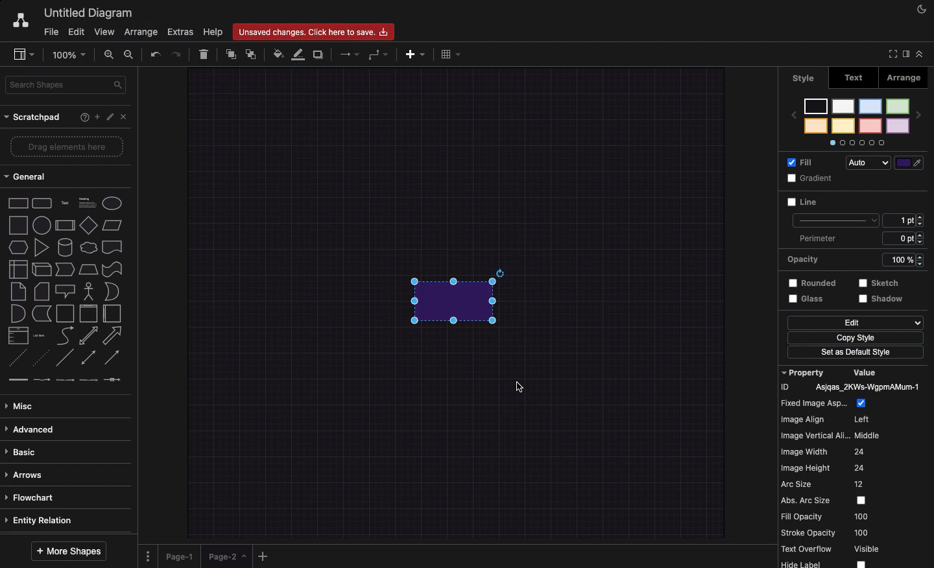 Image resolution: width=934 pixels, height=568 pixels. I want to click on Line color, so click(300, 54).